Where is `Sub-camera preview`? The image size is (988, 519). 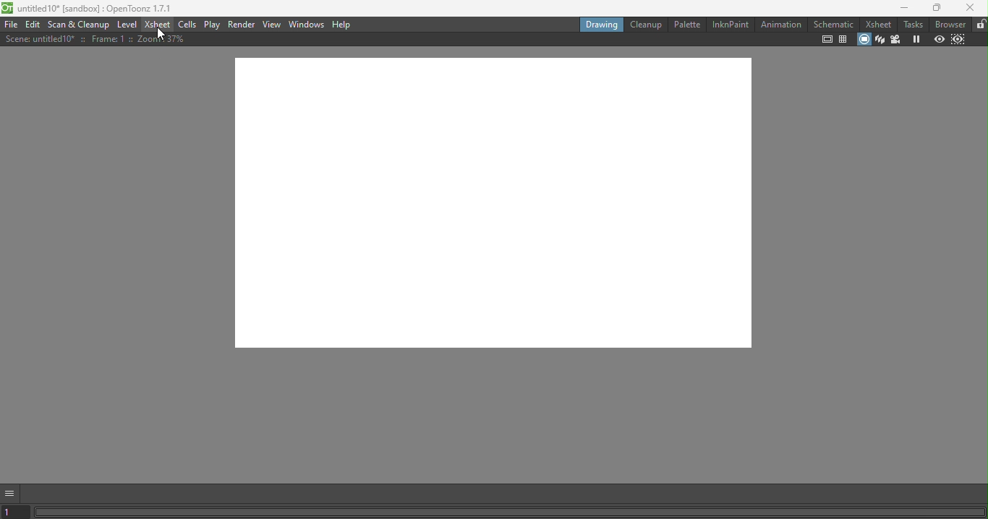
Sub-camera preview is located at coordinates (959, 38).